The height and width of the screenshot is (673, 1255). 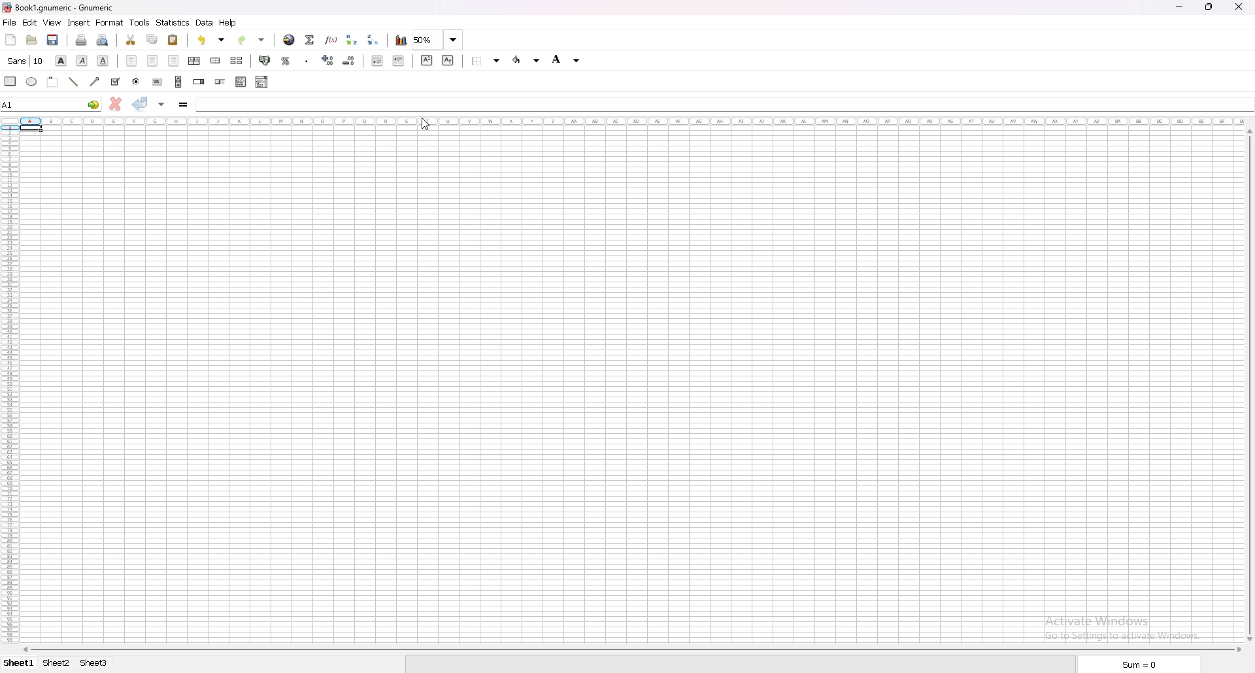 What do you see at coordinates (331, 40) in the screenshot?
I see `function` at bounding box center [331, 40].